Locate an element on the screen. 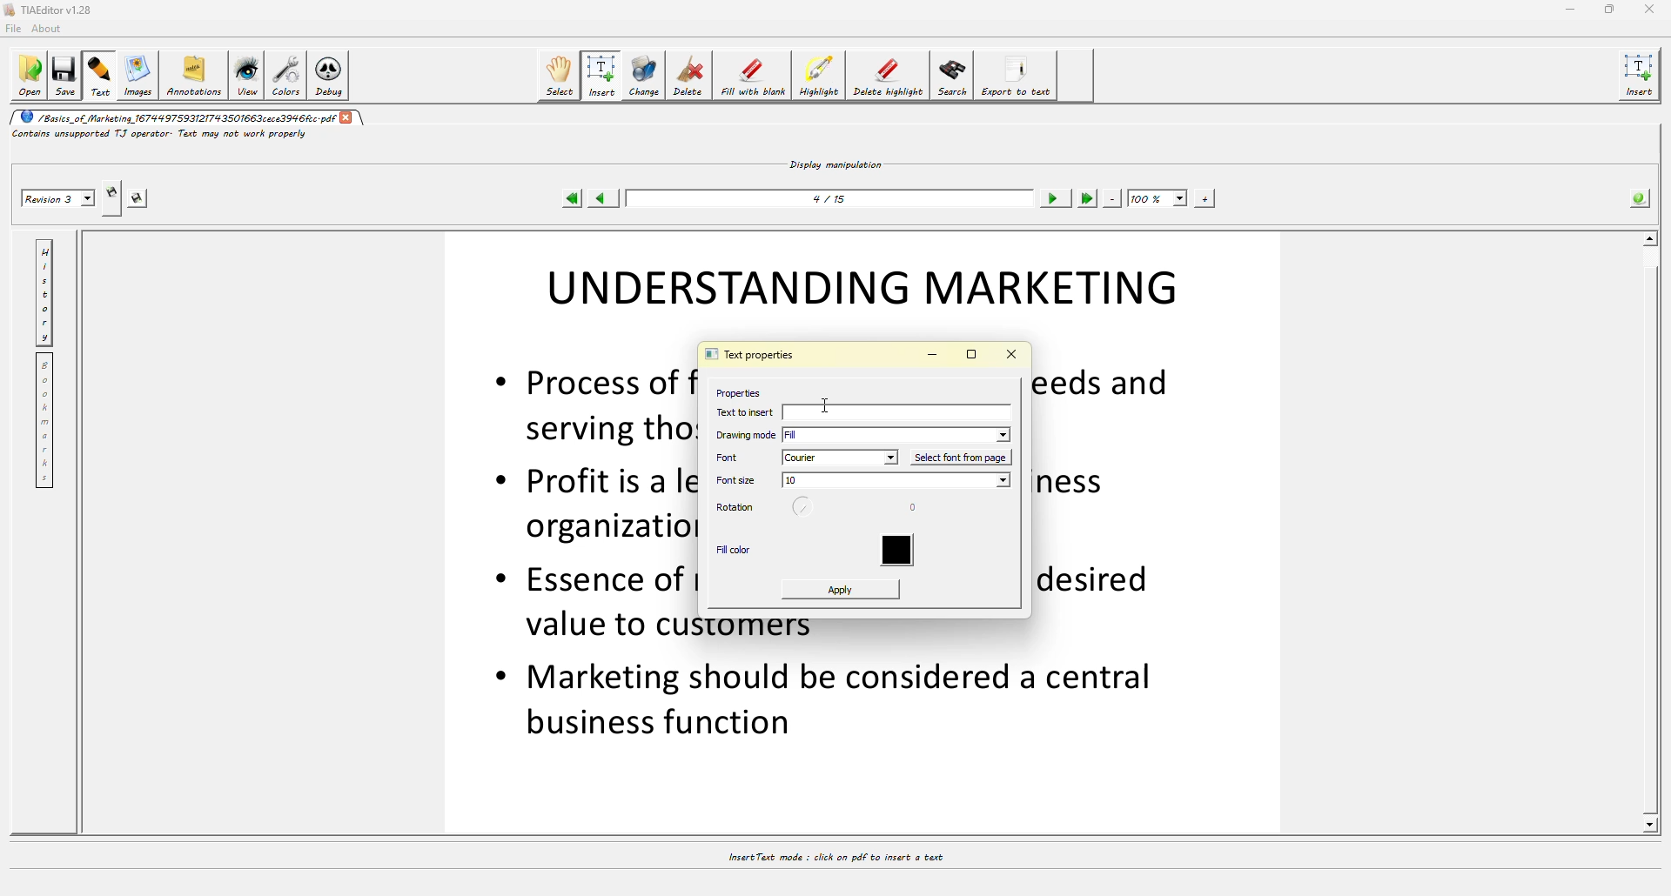 The image size is (1671, 896). contains unsupported TJ operator text may not work properly is located at coordinates (162, 137).